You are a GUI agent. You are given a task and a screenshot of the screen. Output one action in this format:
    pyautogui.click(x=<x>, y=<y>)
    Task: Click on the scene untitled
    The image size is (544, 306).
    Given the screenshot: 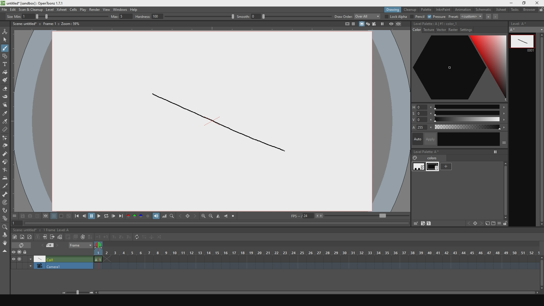 What is the action you would take?
    pyautogui.click(x=26, y=229)
    